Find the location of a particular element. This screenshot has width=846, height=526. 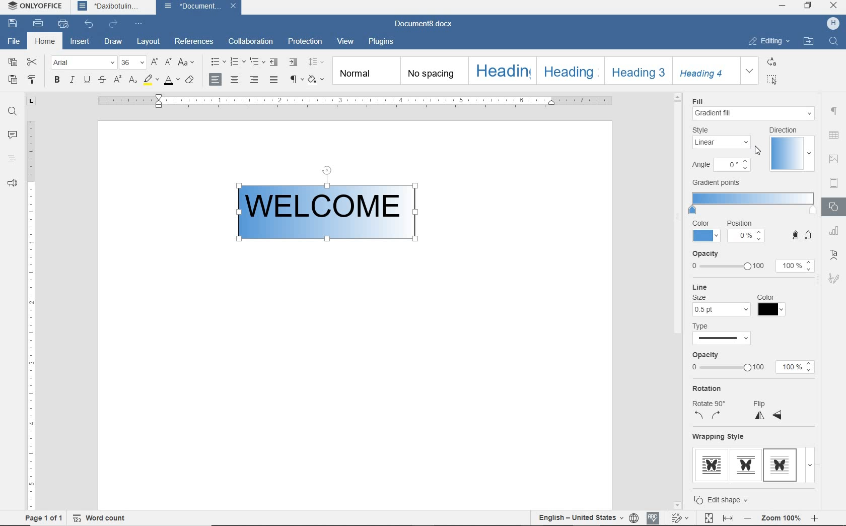

FIT TO WIDTH is located at coordinates (729, 518).